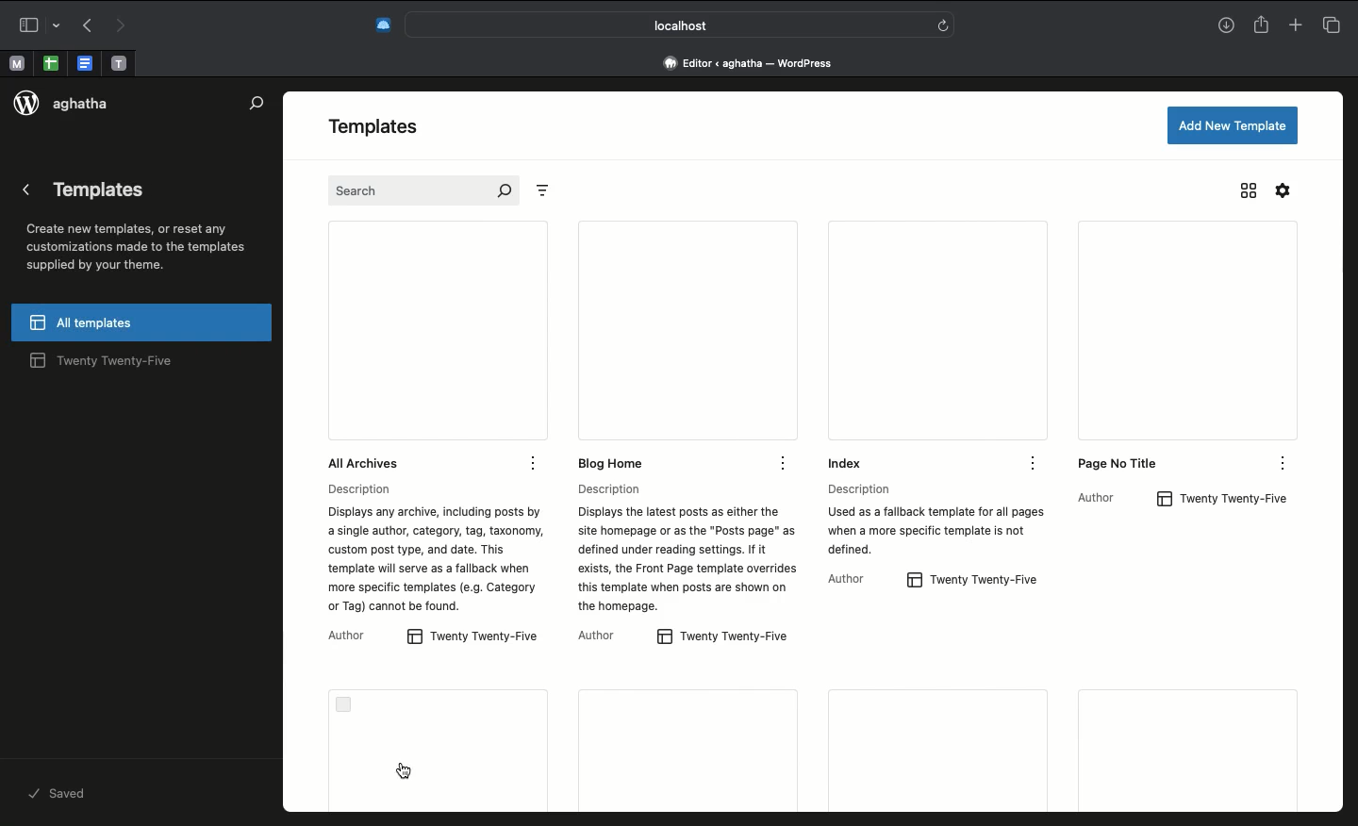 The height and width of the screenshot is (826, 1358). What do you see at coordinates (944, 751) in the screenshot?
I see `More templates` at bounding box center [944, 751].